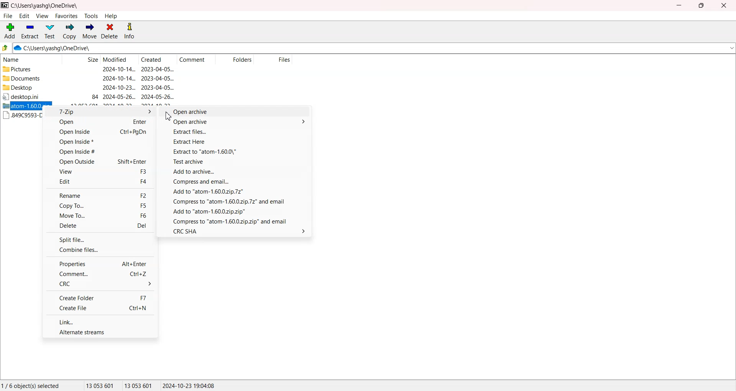 The width and height of the screenshot is (736, 391). Describe the element at coordinates (30, 385) in the screenshot. I see `1/6 object(s) selected` at that location.